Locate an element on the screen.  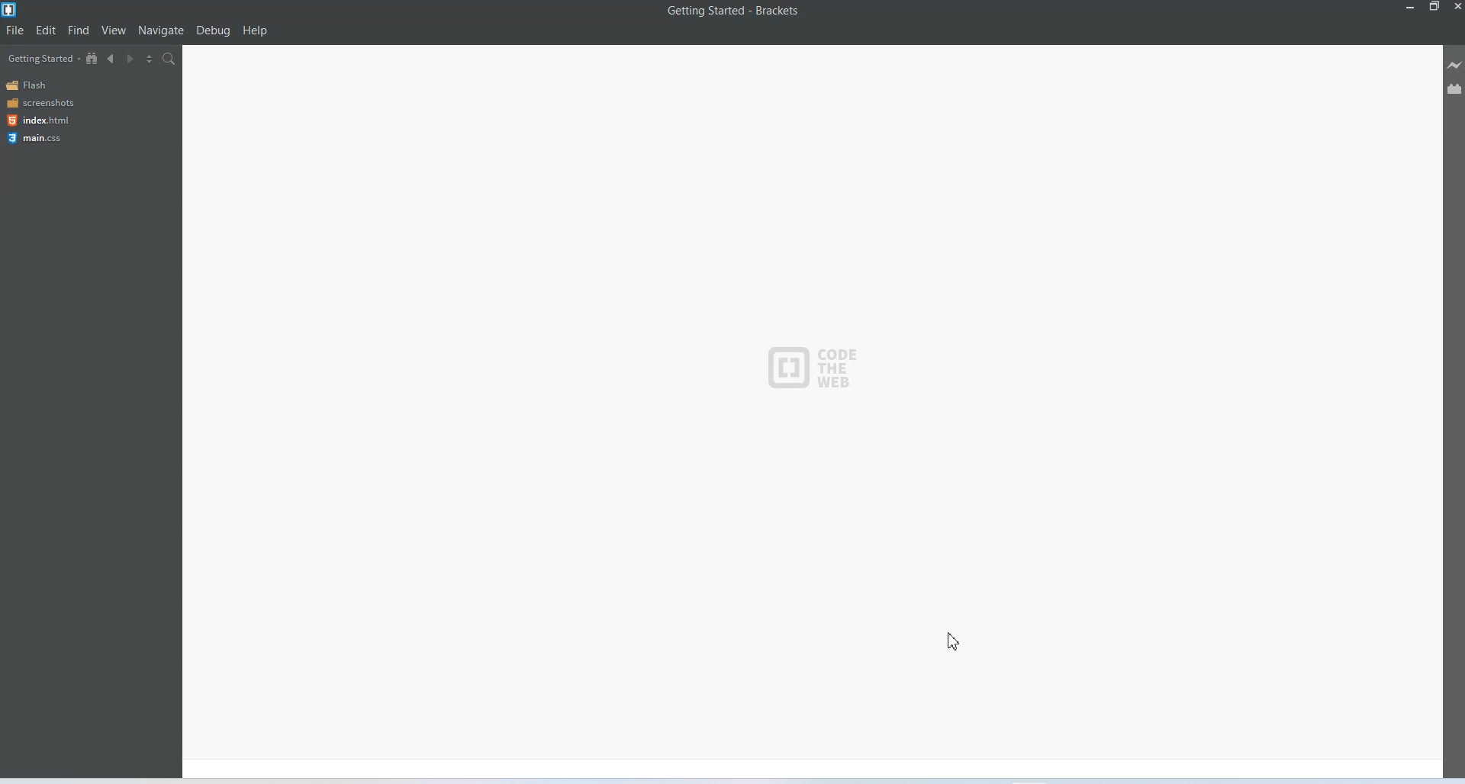
Default Getting Started Screen is located at coordinates (812, 410).